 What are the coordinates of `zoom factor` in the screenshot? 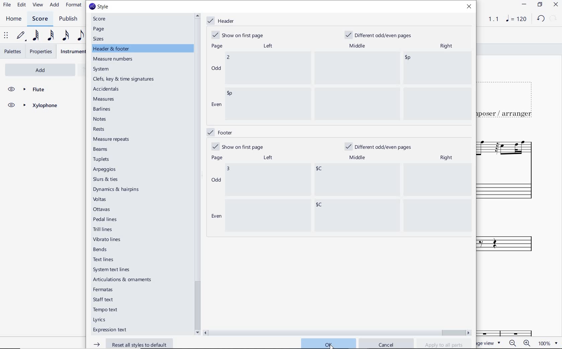 It's located at (547, 343).